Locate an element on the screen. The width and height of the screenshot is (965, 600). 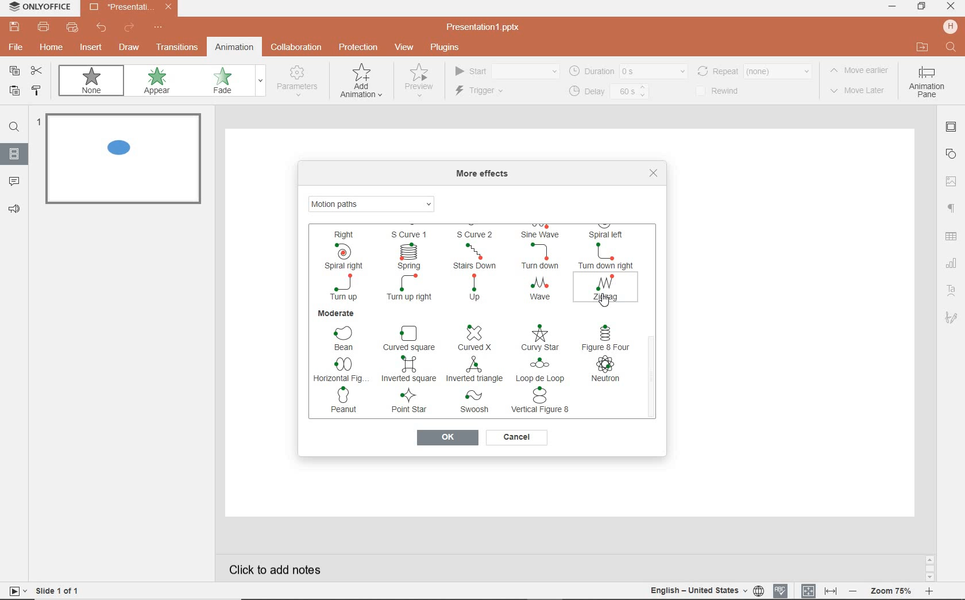
bean is located at coordinates (345, 338).